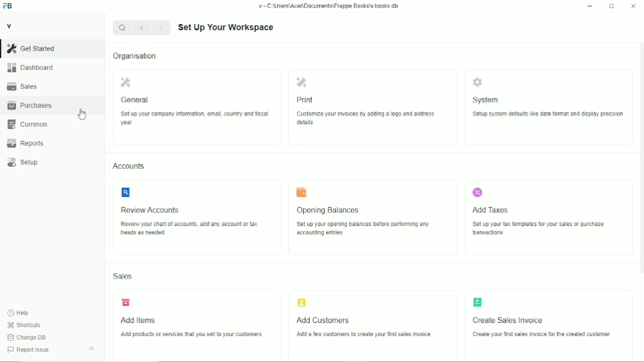 Image resolution: width=644 pixels, height=362 pixels. What do you see at coordinates (197, 107) in the screenshot?
I see `General Set up your company information, email, country and fiscal year.` at bounding box center [197, 107].